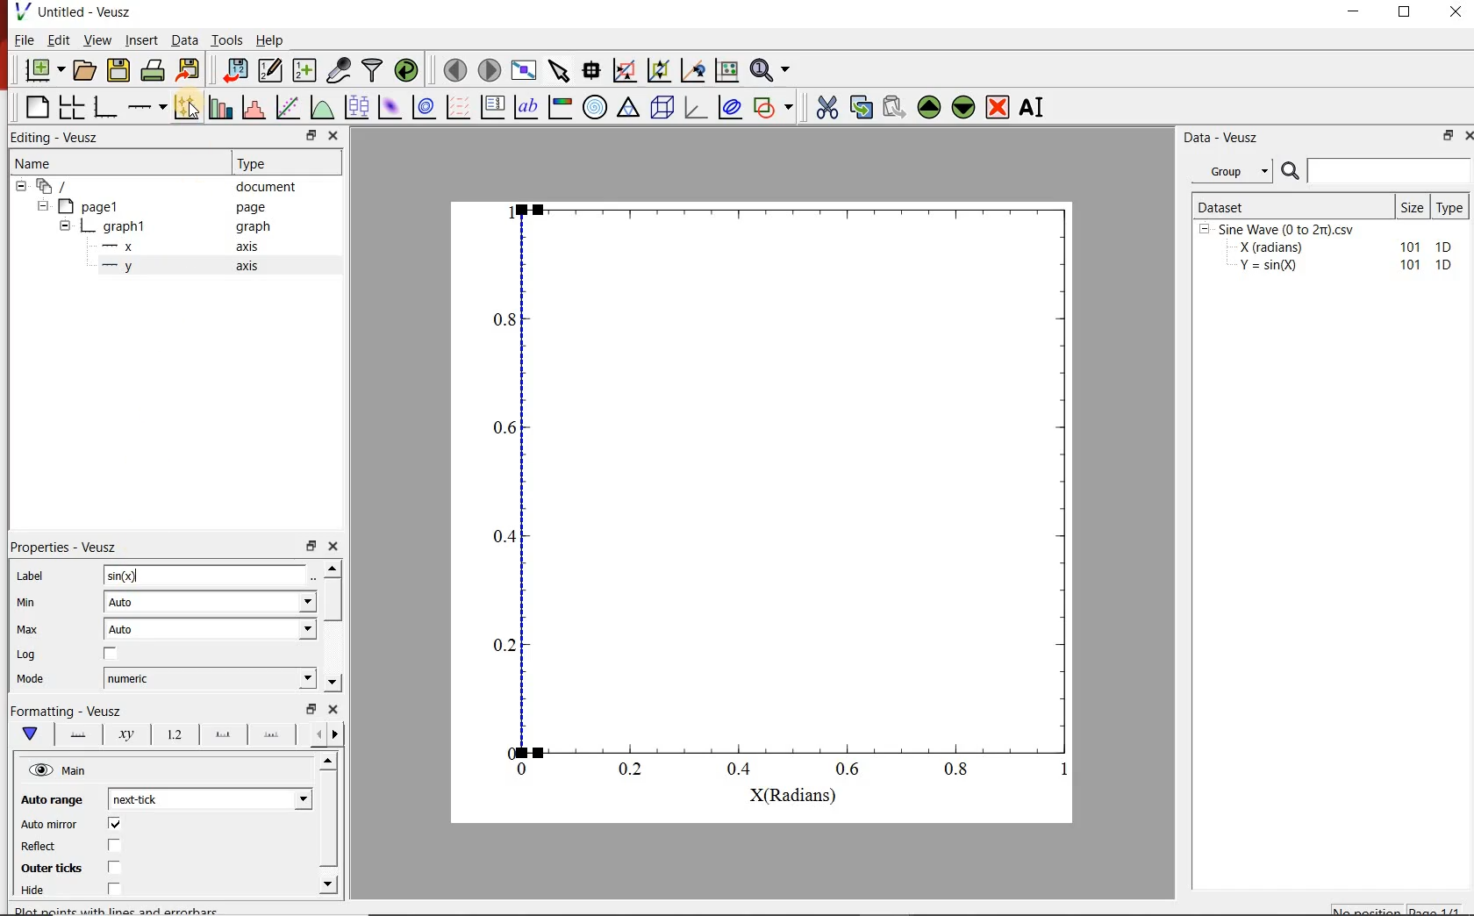 This screenshot has height=916, width=1474. Describe the element at coordinates (66, 709) in the screenshot. I see `Formatting - Veusz` at that location.